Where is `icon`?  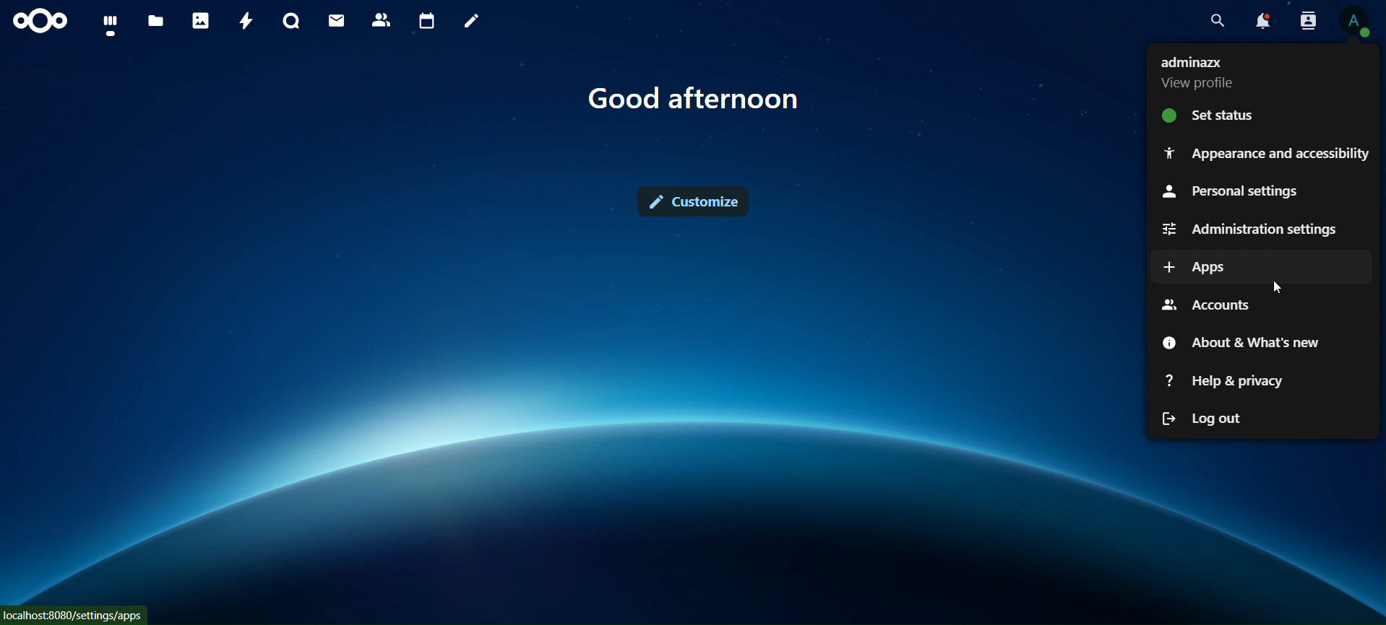
icon is located at coordinates (46, 21).